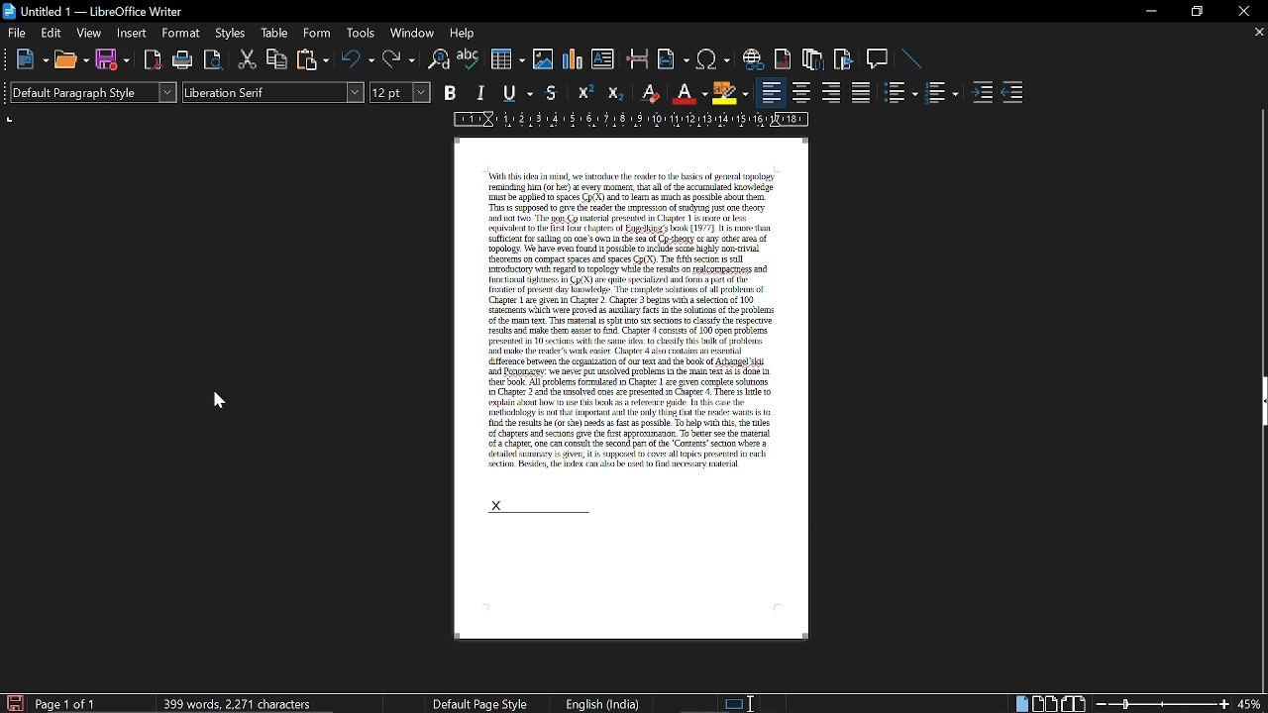 This screenshot has width=1268, height=713. Describe the element at coordinates (400, 93) in the screenshot. I see `text size` at that location.